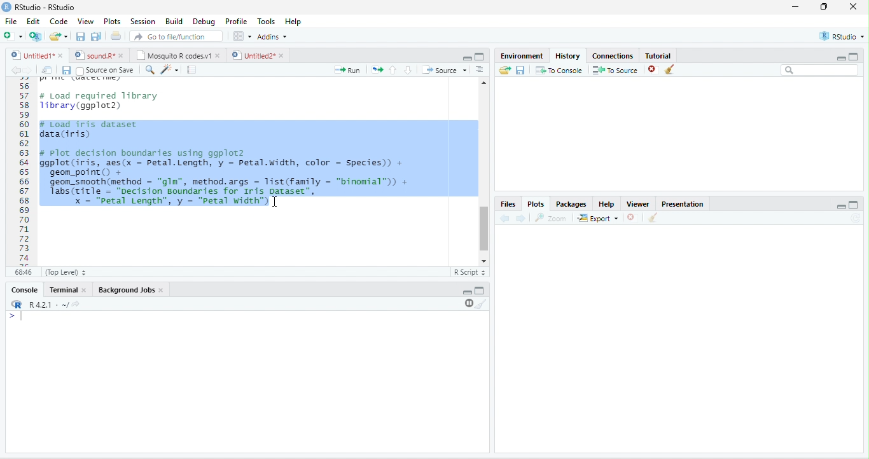 This screenshot has height=459, width=869. Describe the element at coordinates (125, 290) in the screenshot. I see `Background Jobs` at that location.